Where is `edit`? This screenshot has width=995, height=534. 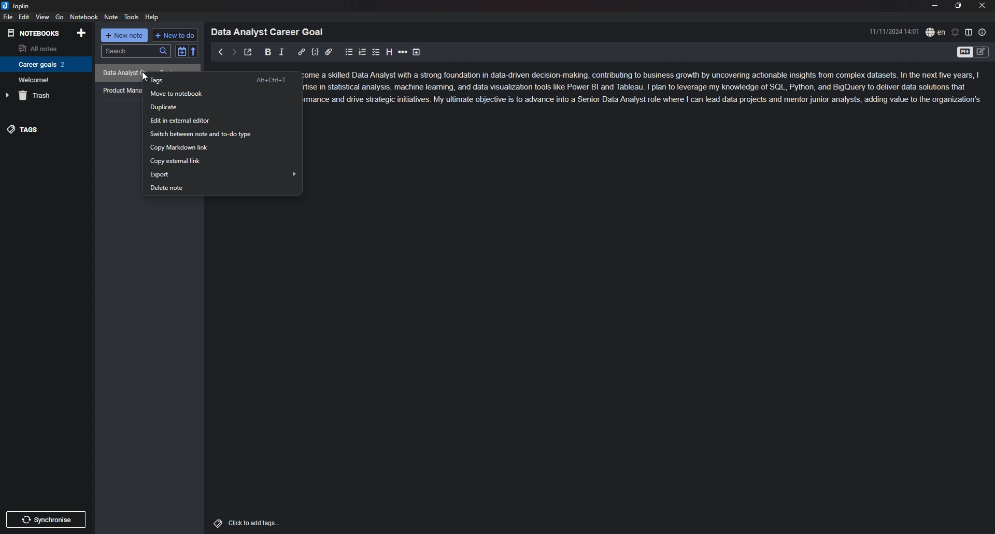 edit is located at coordinates (25, 17).